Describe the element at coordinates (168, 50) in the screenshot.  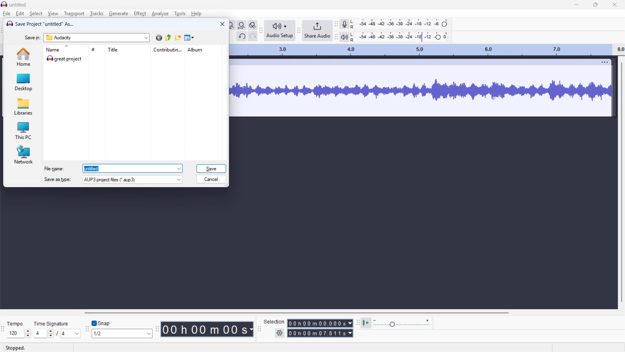
I see `contributors` at that location.